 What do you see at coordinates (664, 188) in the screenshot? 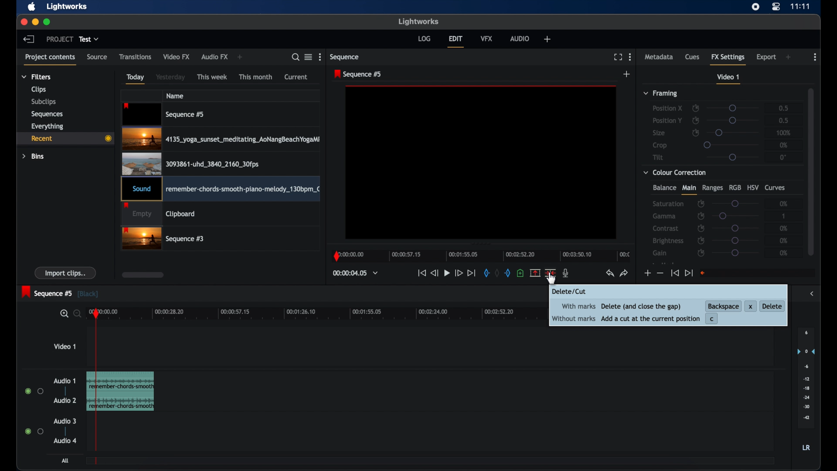
I see `balance` at bounding box center [664, 188].